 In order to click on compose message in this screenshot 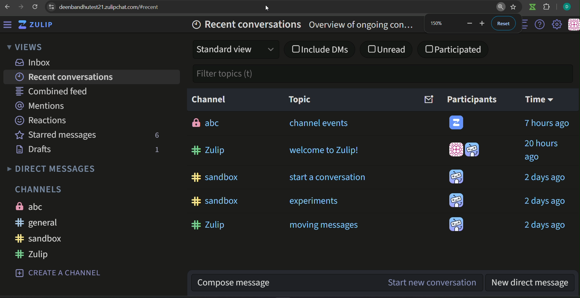, I will do `click(286, 284)`.